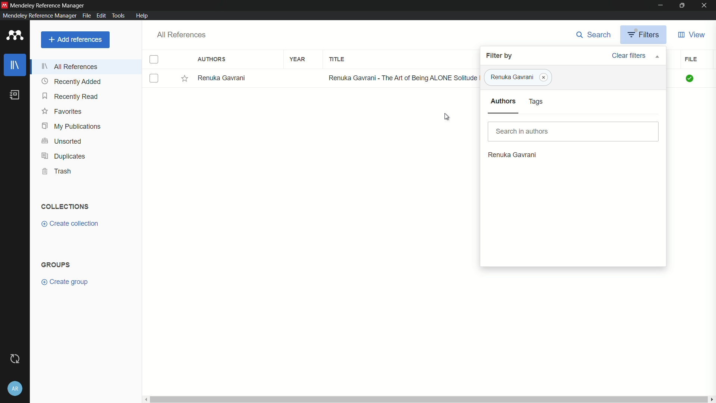 Image resolution: width=716 pixels, height=403 pixels. I want to click on check box, so click(154, 59).